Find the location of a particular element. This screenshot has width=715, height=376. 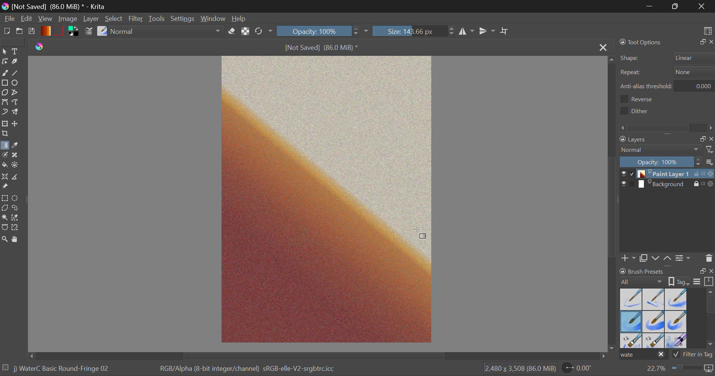

Eyedropper is located at coordinates (18, 146).